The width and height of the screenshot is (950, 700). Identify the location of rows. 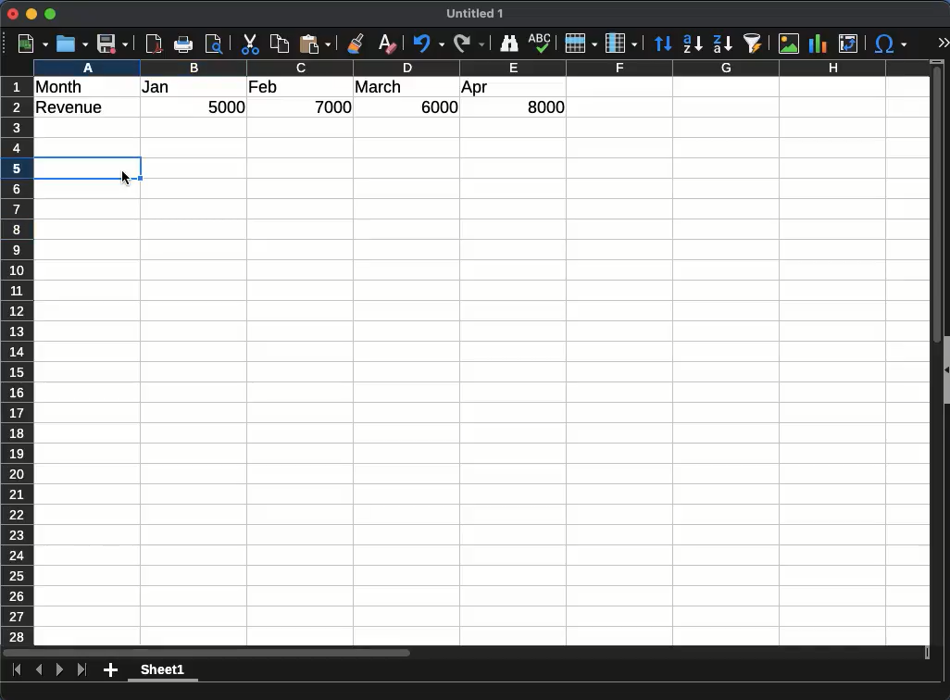
(17, 361).